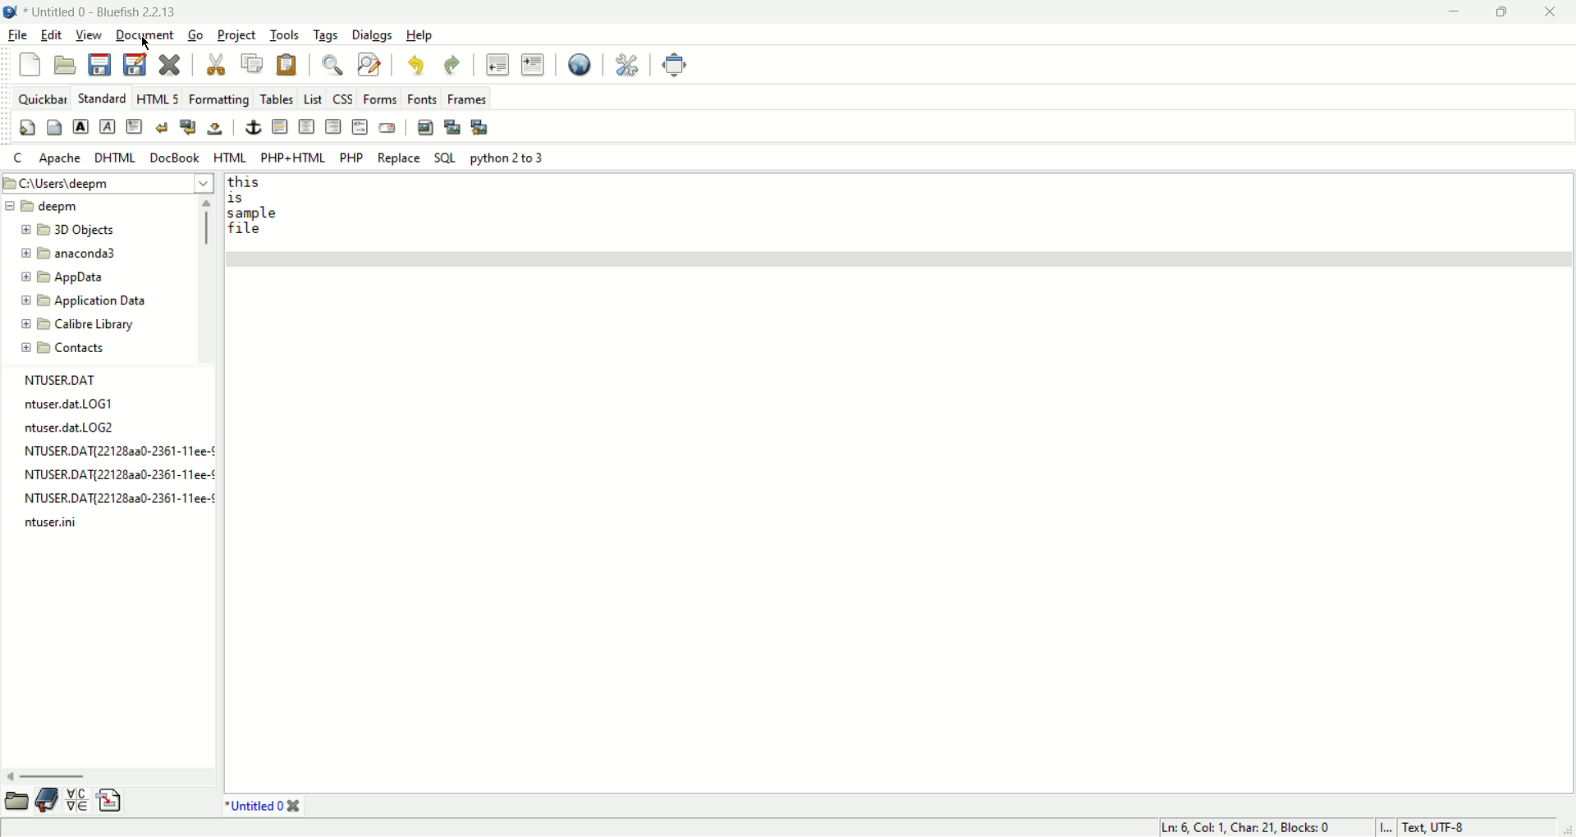 The height and width of the screenshot is (837, 1576). What do you see at coordinates (108, 183) in the screenshot?
I see `location` at bounding box center [108, 183].